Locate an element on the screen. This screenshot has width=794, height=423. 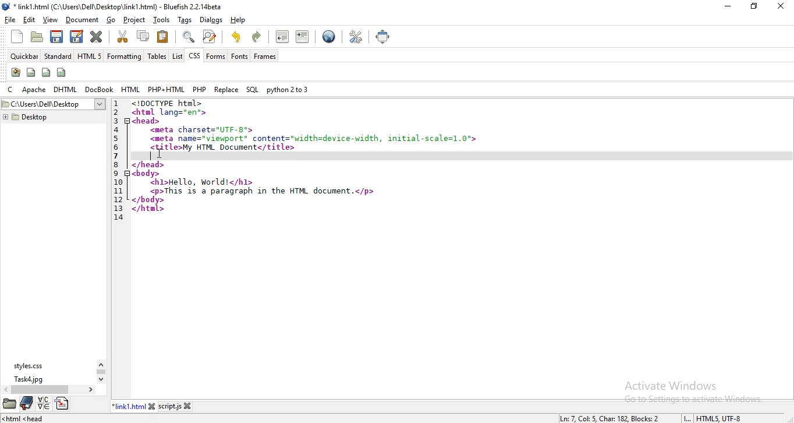
14 is located at coordinates (119, 218).